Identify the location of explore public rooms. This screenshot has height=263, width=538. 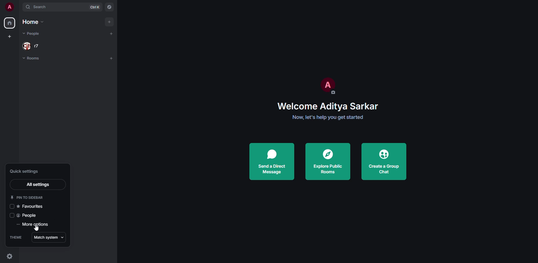
(327, 162).